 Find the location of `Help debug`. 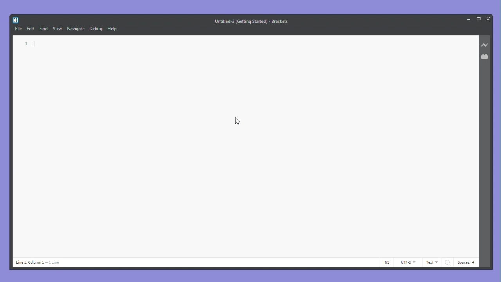

Help debug is located at coordinates (113, 29).